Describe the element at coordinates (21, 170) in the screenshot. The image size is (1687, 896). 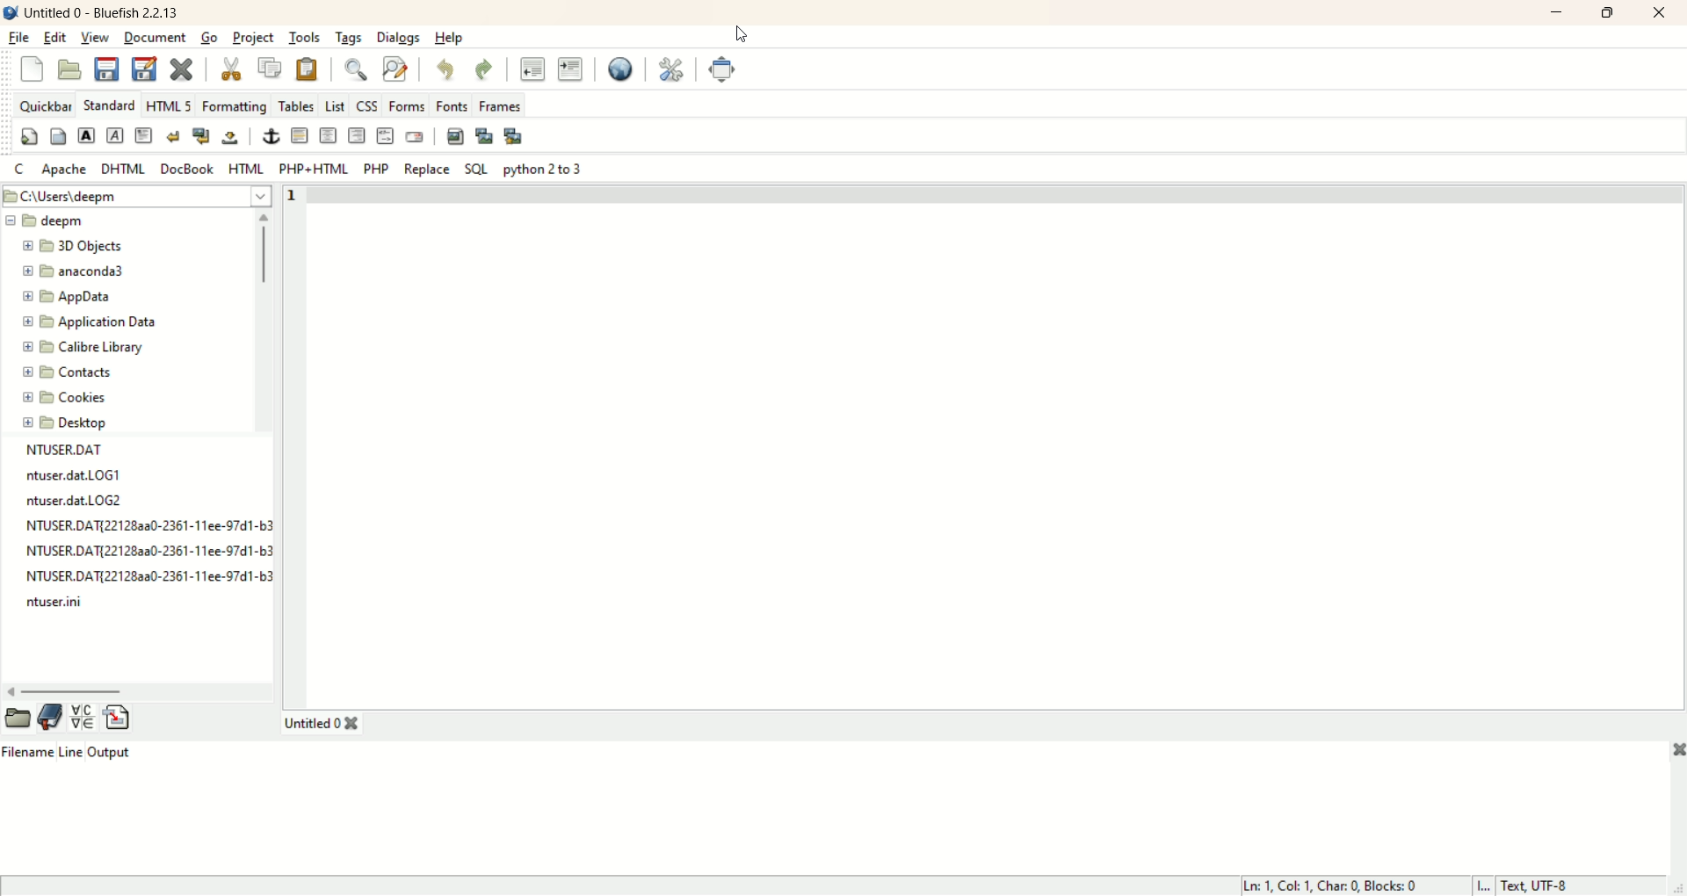
I see `C` at that location.